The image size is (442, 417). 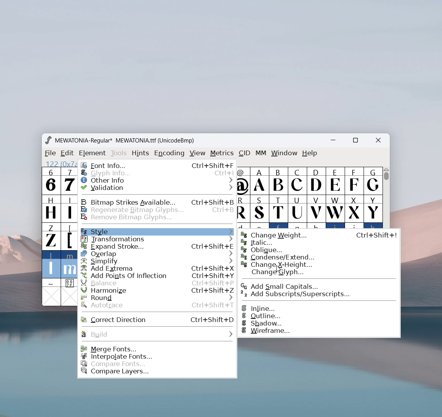 I want to click on add points of inflection, so click(x=158, y=276).